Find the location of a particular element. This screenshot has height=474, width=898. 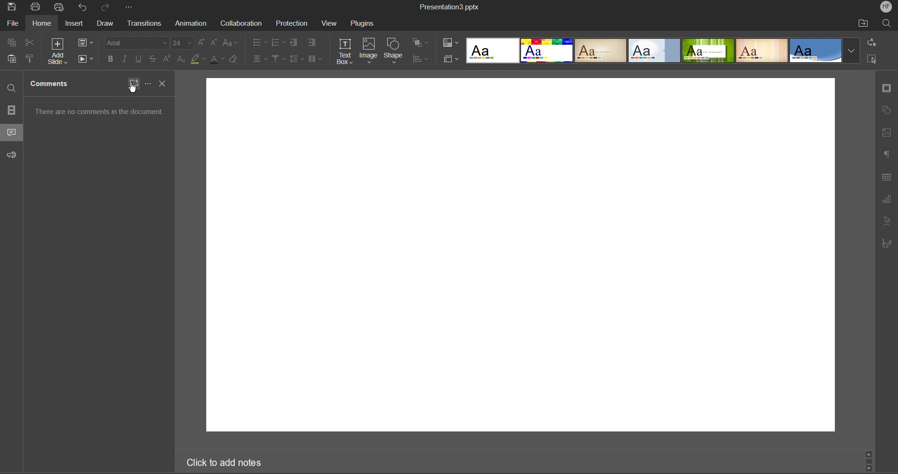

Strikethrough is located at coordinates (153, 59).